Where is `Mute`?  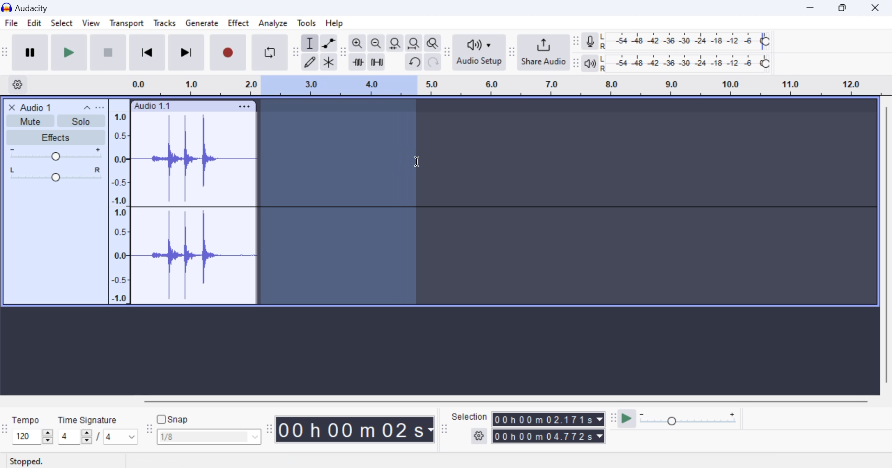 Mute is located at coordinates (32, 120).